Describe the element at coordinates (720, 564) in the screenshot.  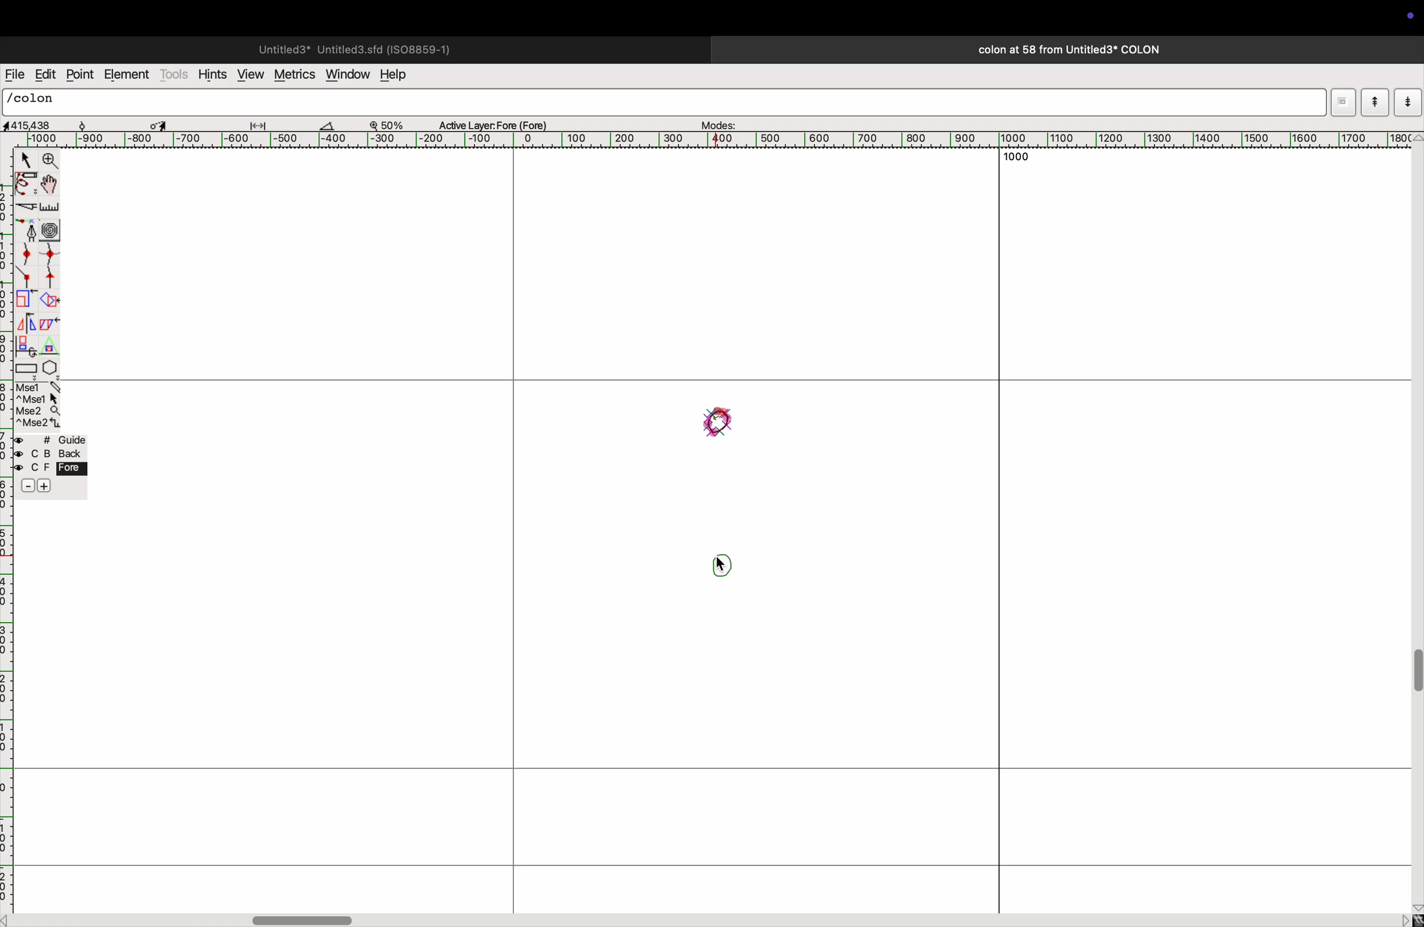
I see `cursor` at that location.